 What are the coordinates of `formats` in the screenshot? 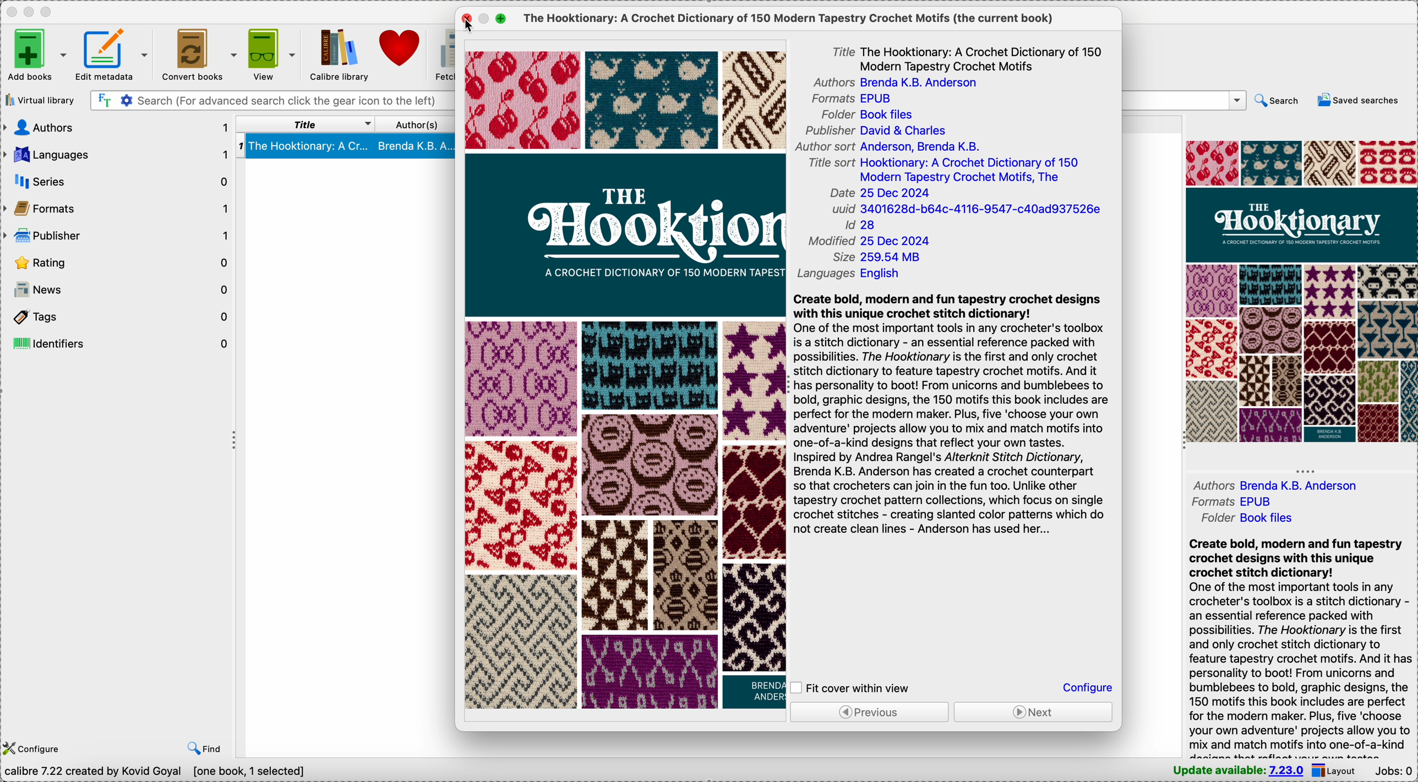 It's located at (857, 99).